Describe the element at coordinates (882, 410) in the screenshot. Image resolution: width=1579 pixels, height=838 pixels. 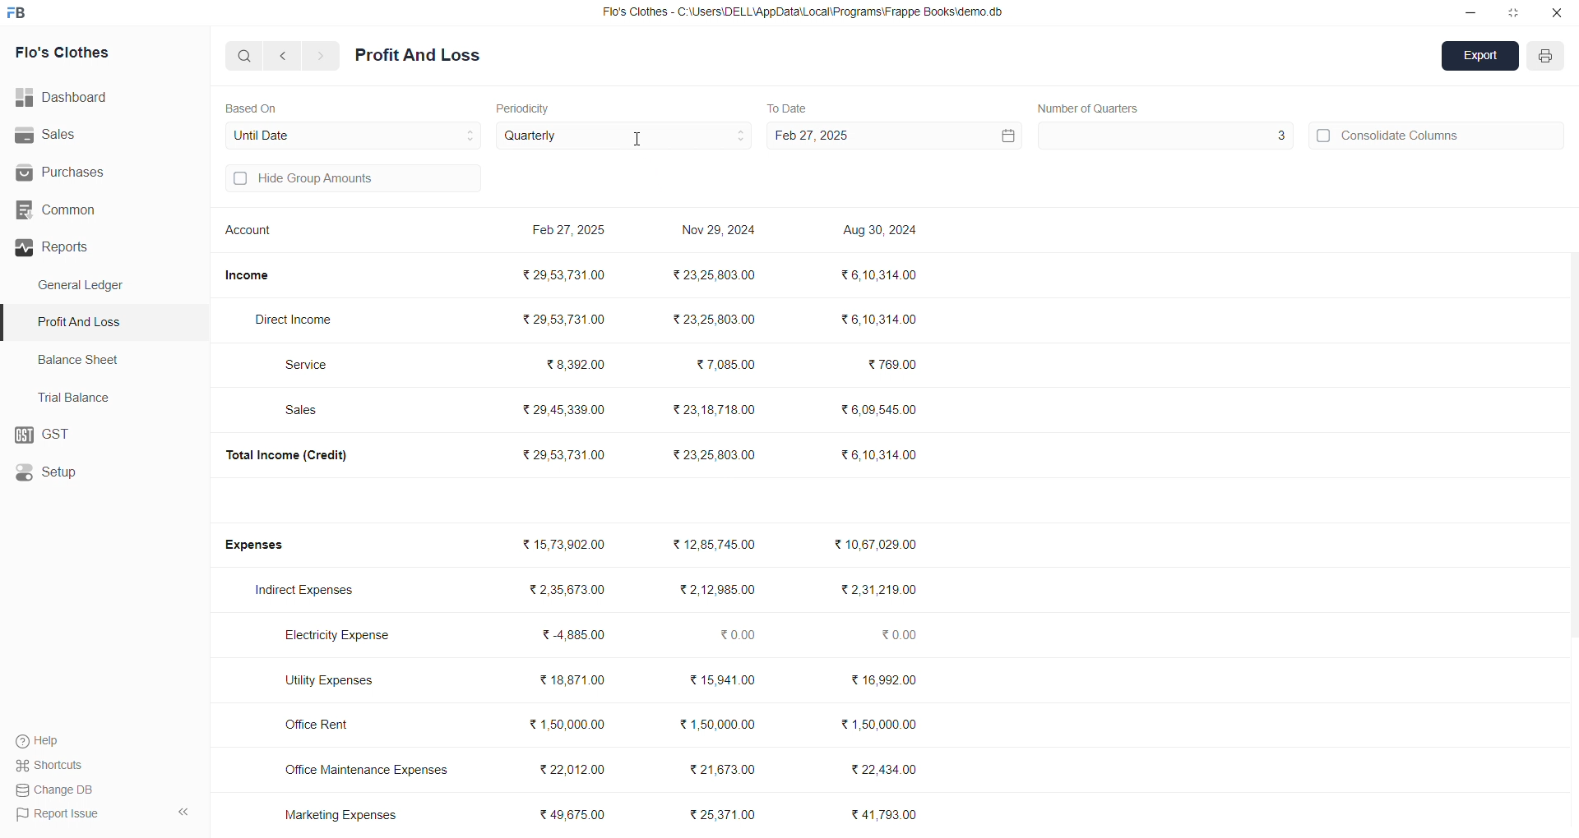
I see `₹6,09,545.00` at that location.